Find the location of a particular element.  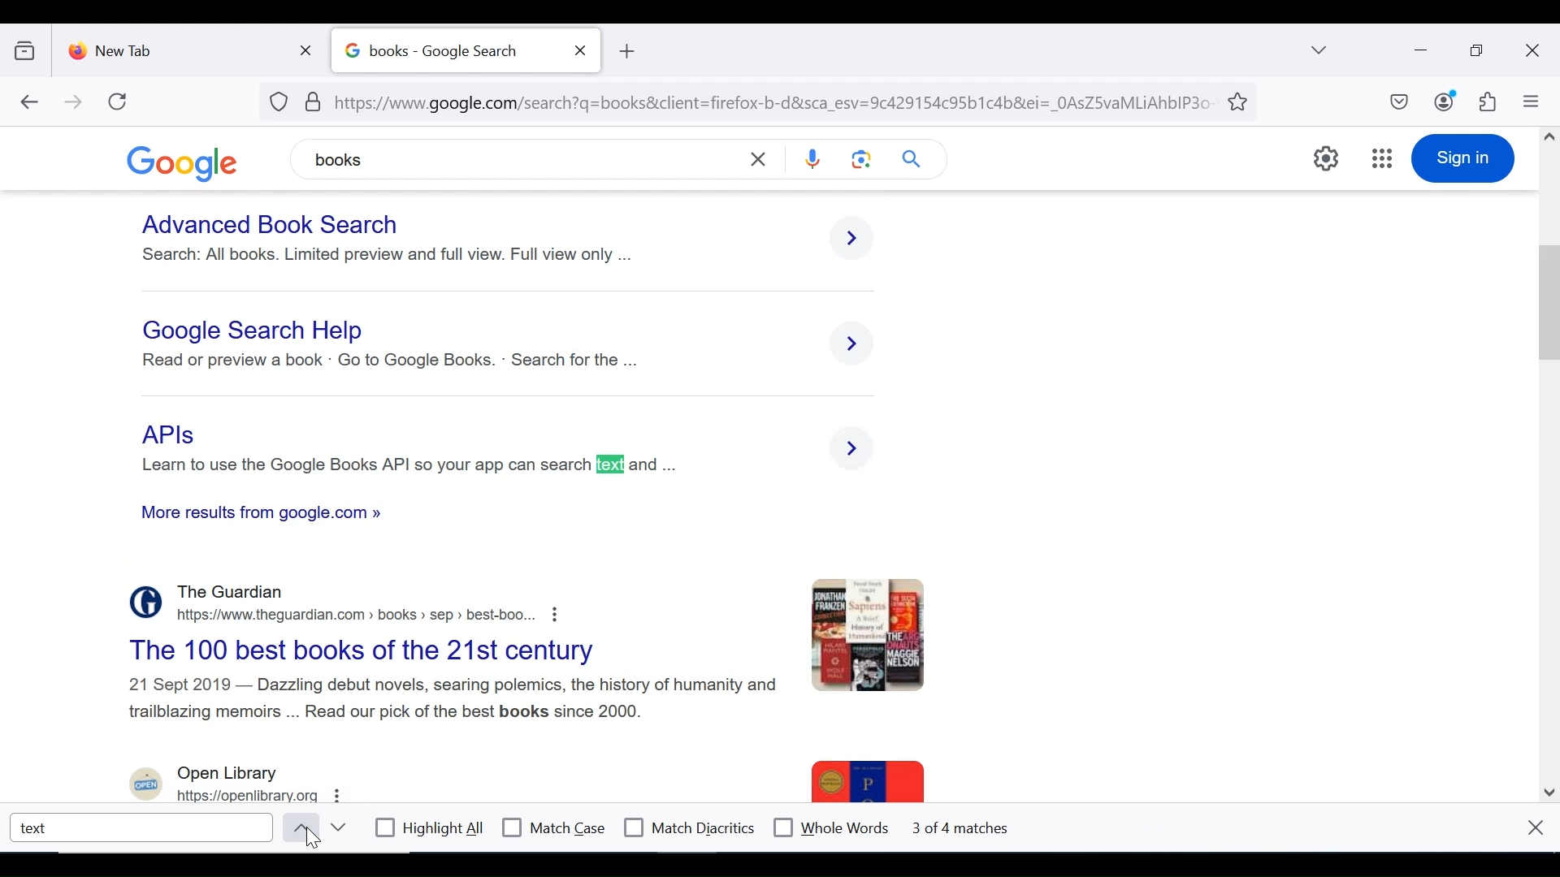

bookmark this tab is located at coordinates (1241, 100).